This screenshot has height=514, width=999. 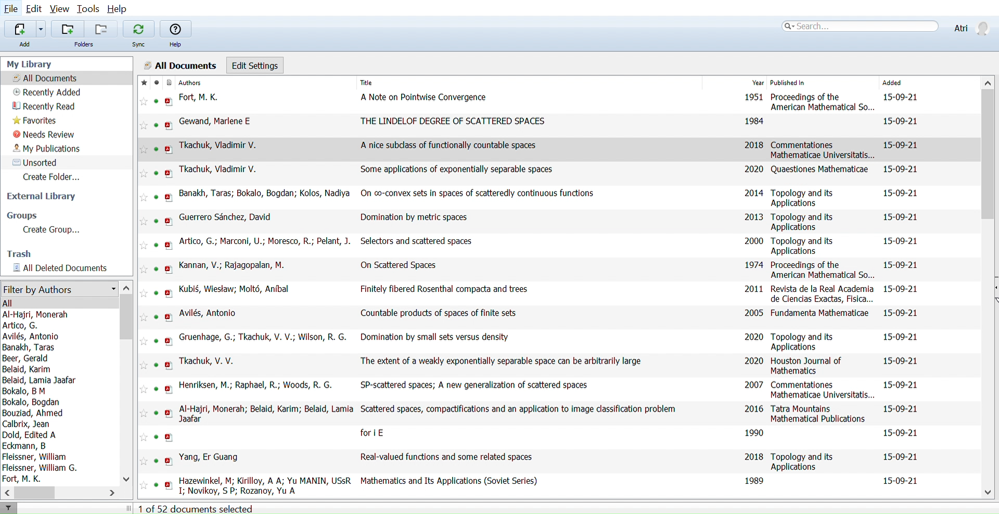 I want to click on Add this reference to favorites, so click(x=144, y=149).